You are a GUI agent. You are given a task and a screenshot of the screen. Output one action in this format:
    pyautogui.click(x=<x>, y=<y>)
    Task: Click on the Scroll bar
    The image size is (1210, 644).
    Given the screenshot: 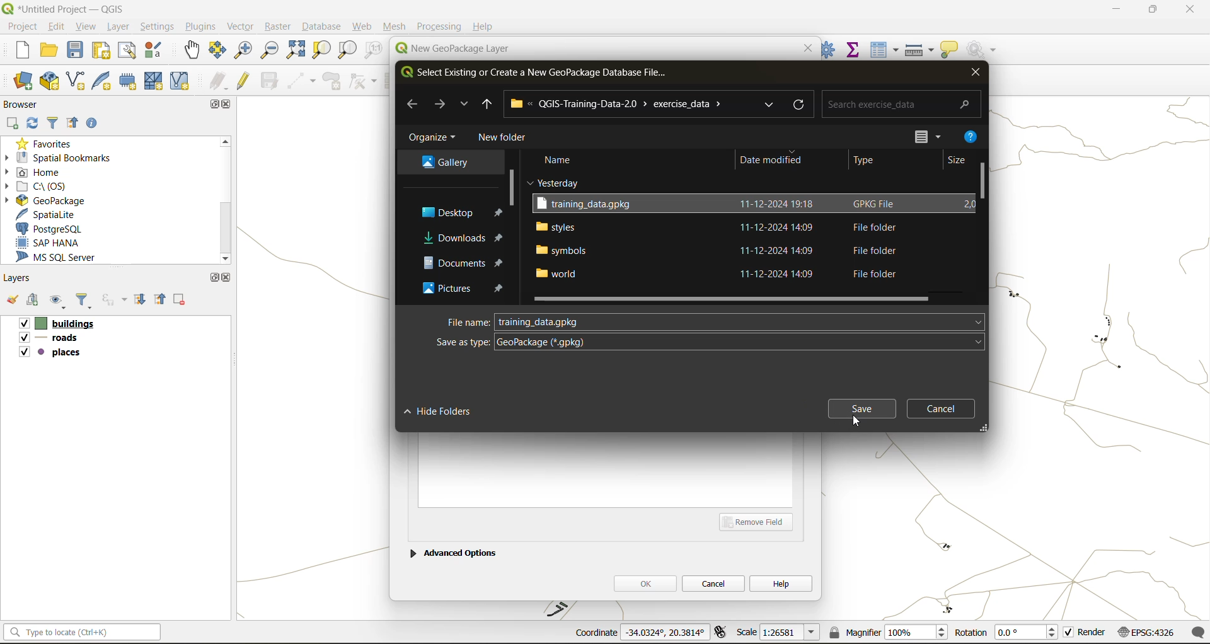 What is the action you would take?
    pyautogui.click(x=224, y=200)
    